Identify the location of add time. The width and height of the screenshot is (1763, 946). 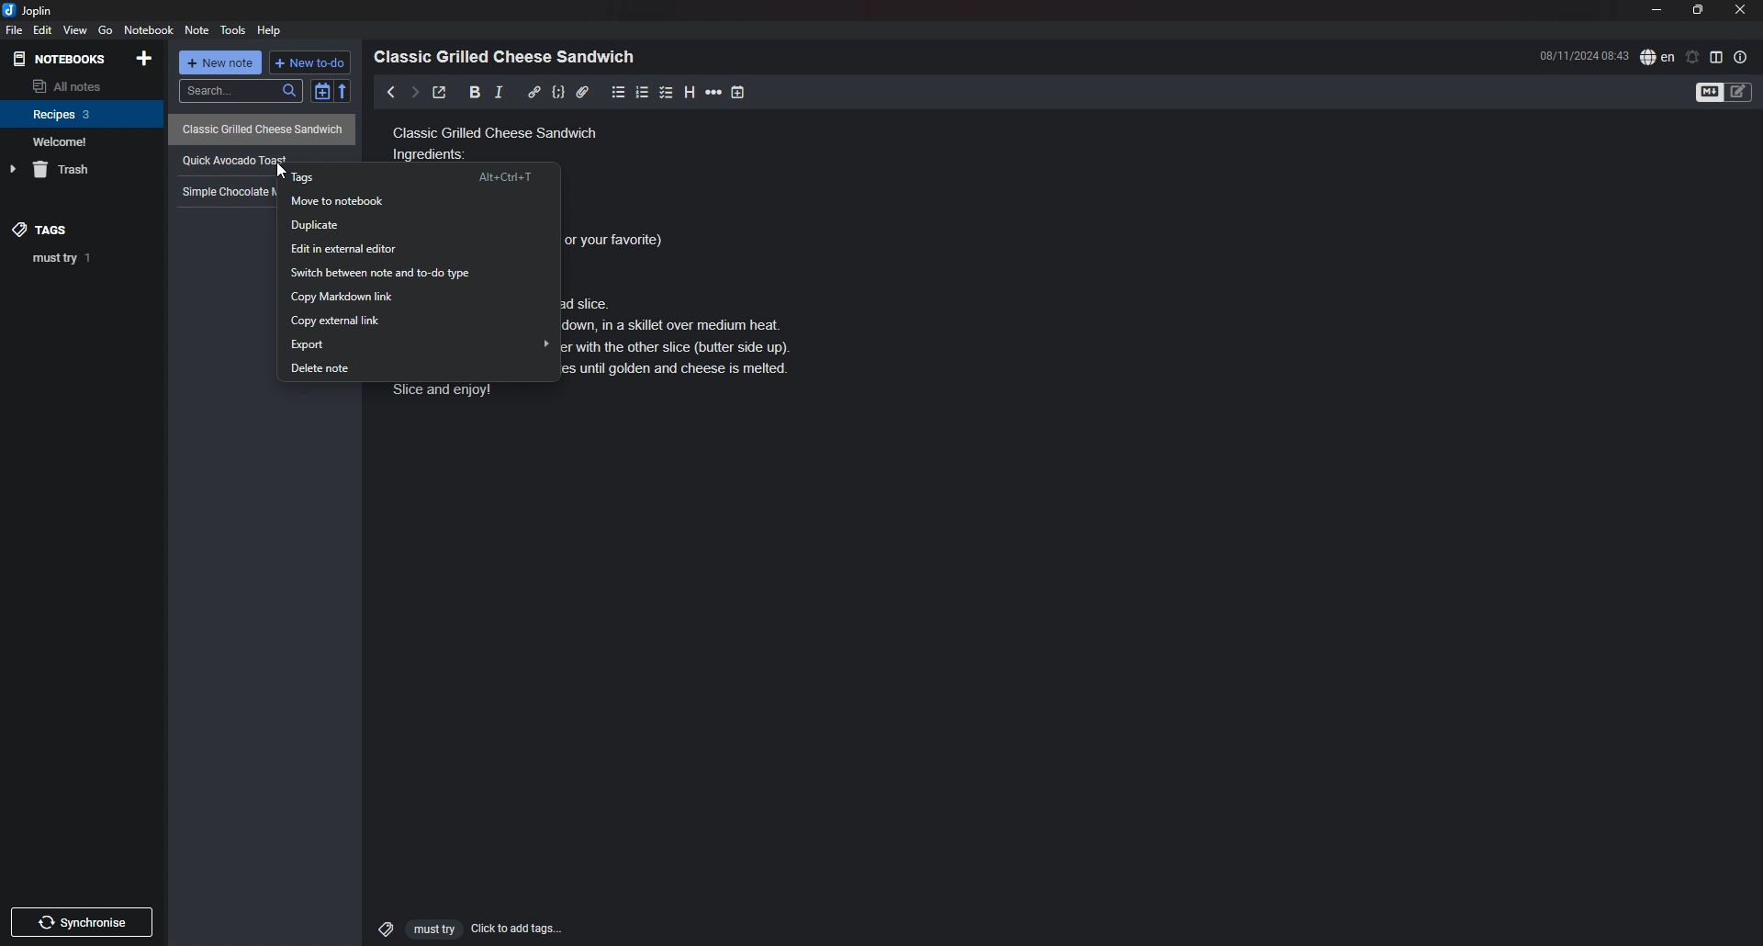
(740, 92).